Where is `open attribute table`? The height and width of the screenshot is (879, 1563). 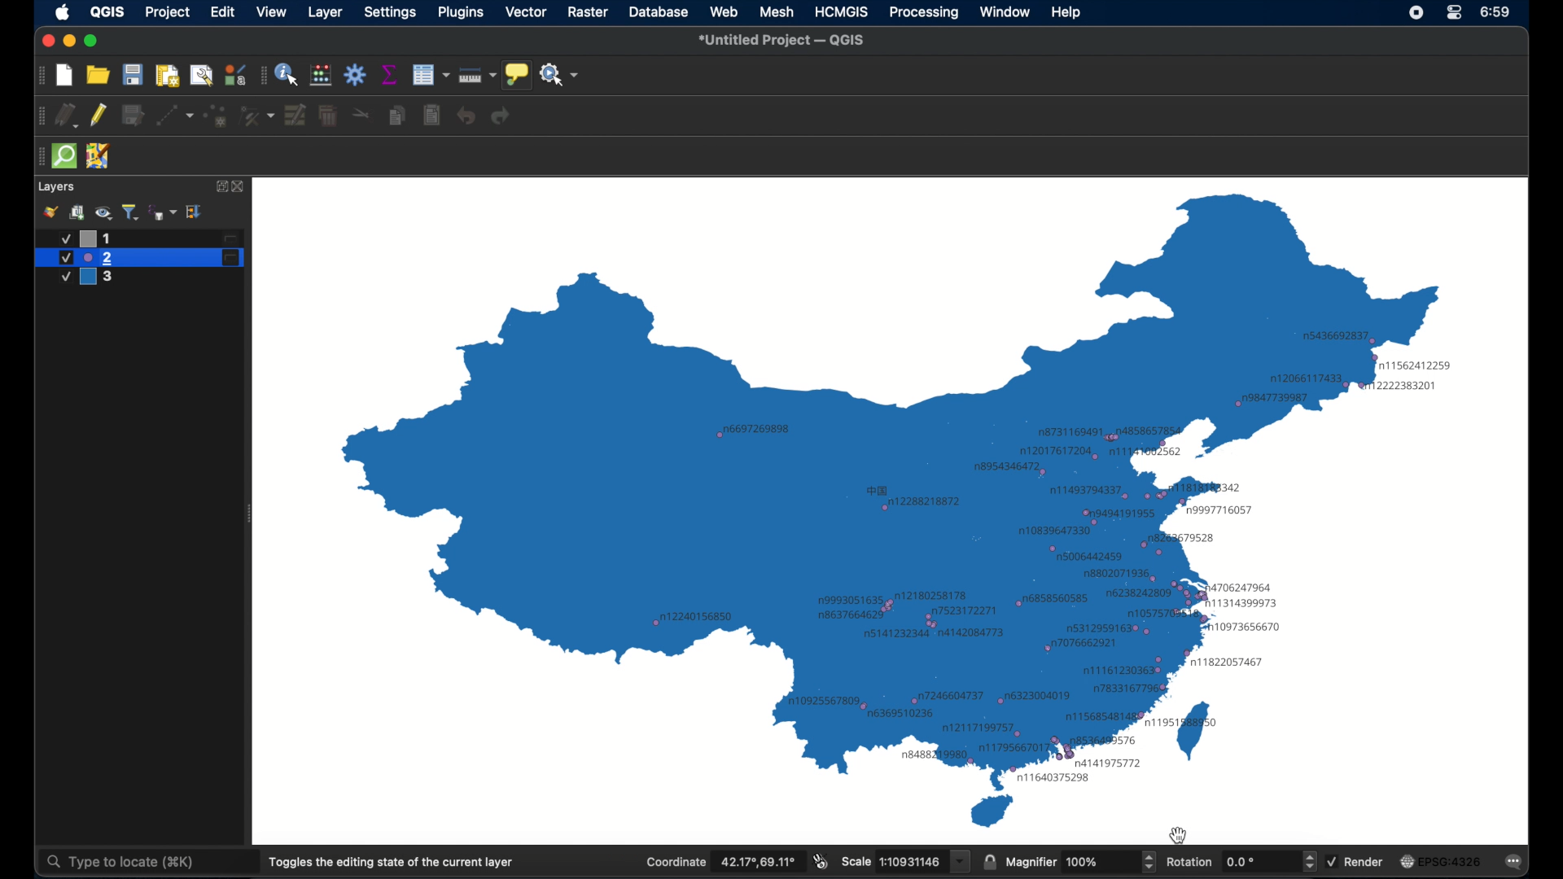
open attribute table is located at coordinates (431, 74).